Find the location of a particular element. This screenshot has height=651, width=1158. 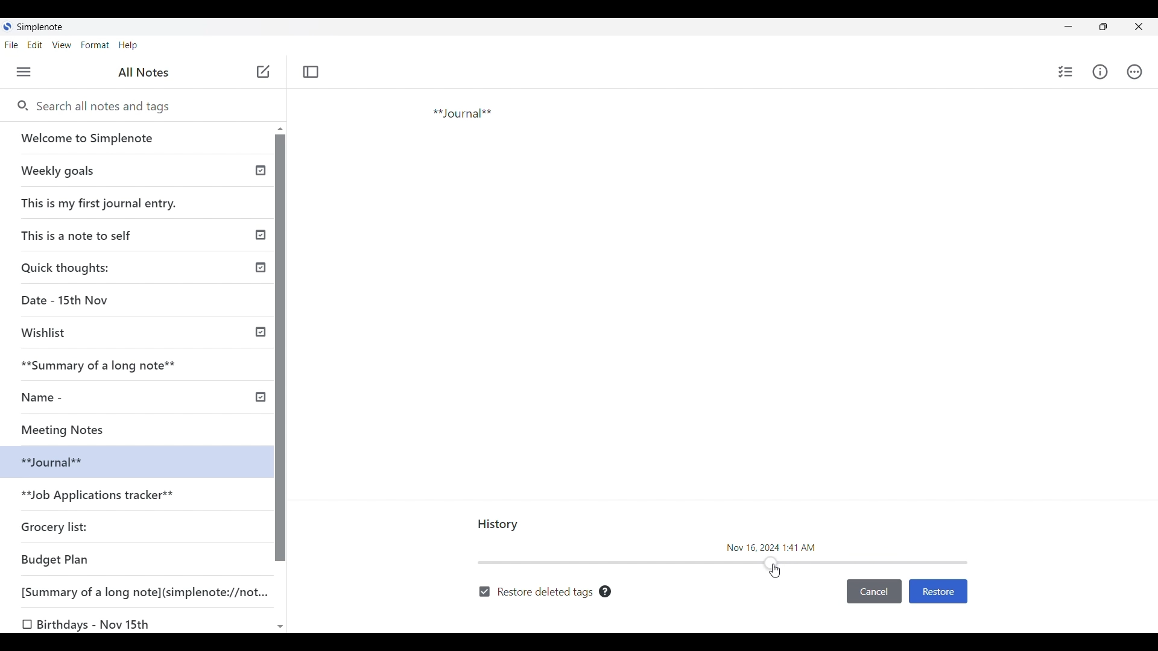

This is a note to self is located at coordinates (81, 234).